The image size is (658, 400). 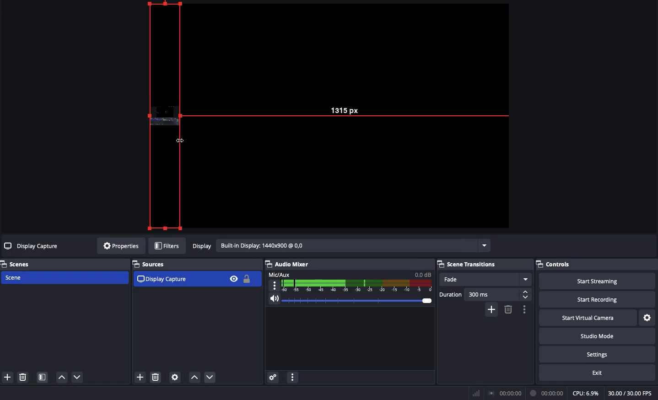 What do you see at coordinates (547, 393) in the screenshot?
I see `Recording ` at bounding box center [547, 393].